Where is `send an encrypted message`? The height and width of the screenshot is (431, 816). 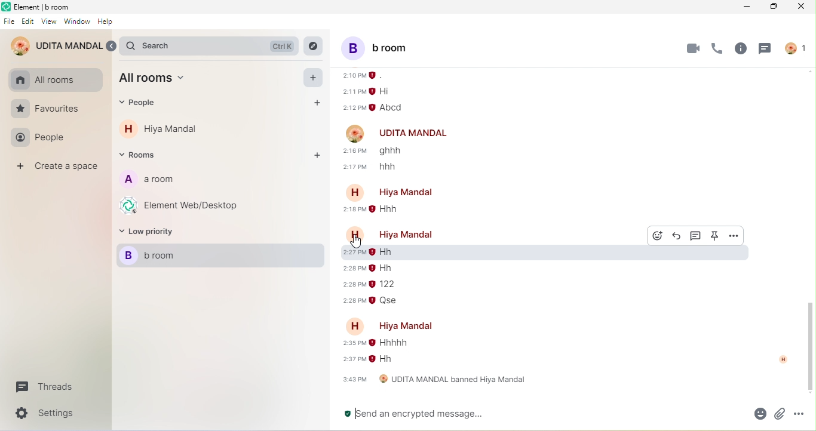
send an encrypted message is located at coordinates (444, 414).